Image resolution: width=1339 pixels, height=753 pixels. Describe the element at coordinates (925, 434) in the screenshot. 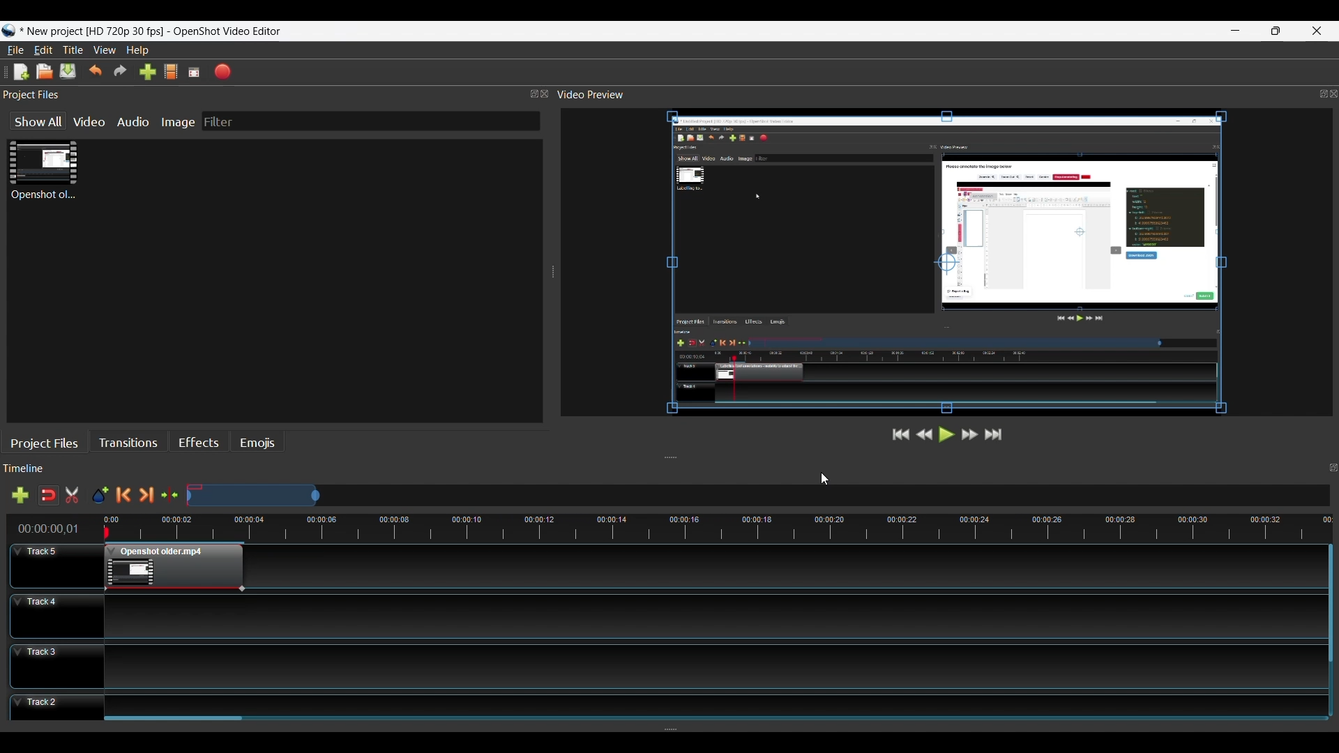

I see `Rewind` at that location.